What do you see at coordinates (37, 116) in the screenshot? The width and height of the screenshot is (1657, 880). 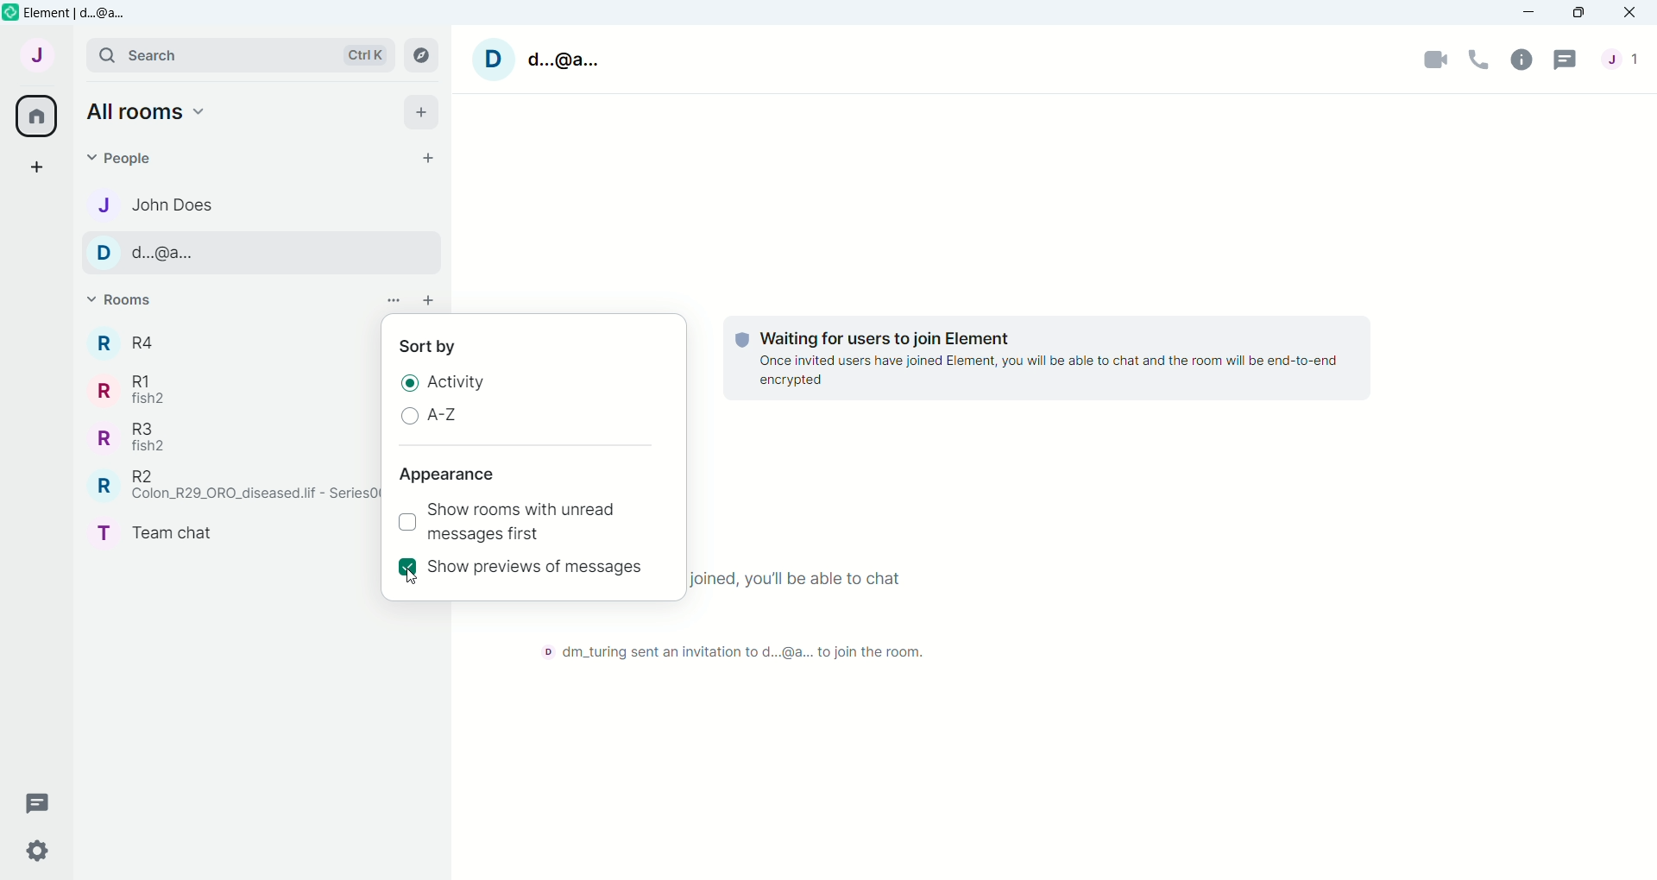 I see `All Rooms` at bounding box center [37, 116].